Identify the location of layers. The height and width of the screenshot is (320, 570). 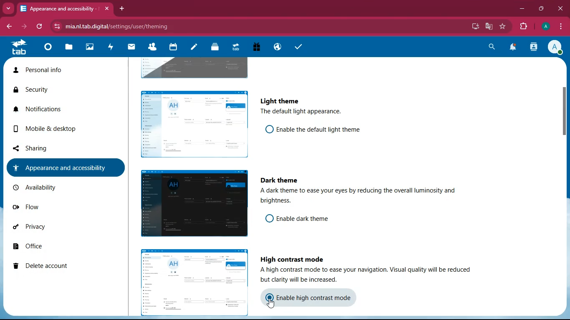
(213, 48).